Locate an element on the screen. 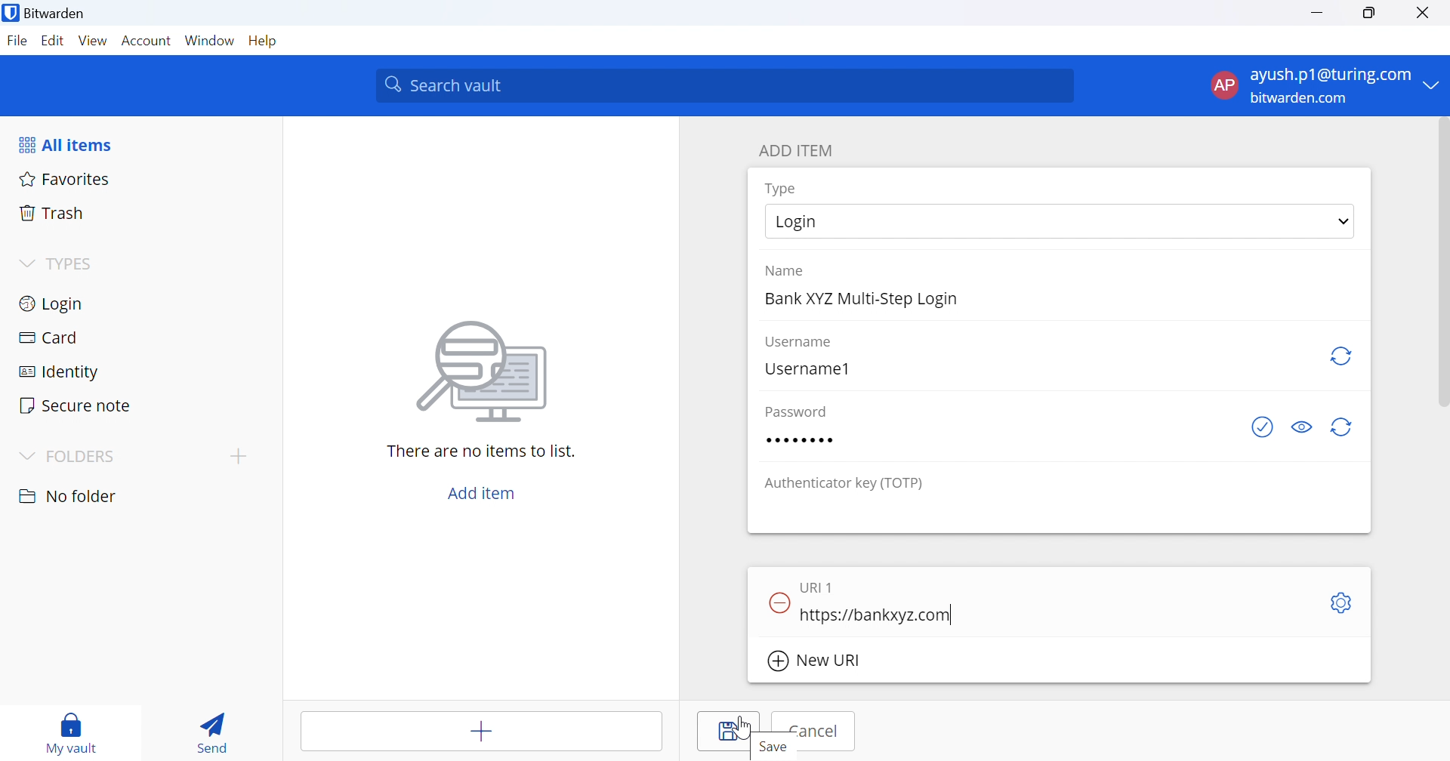 This screenshot has height=761, width=1450. Edit is located at coordinates (51, 41).